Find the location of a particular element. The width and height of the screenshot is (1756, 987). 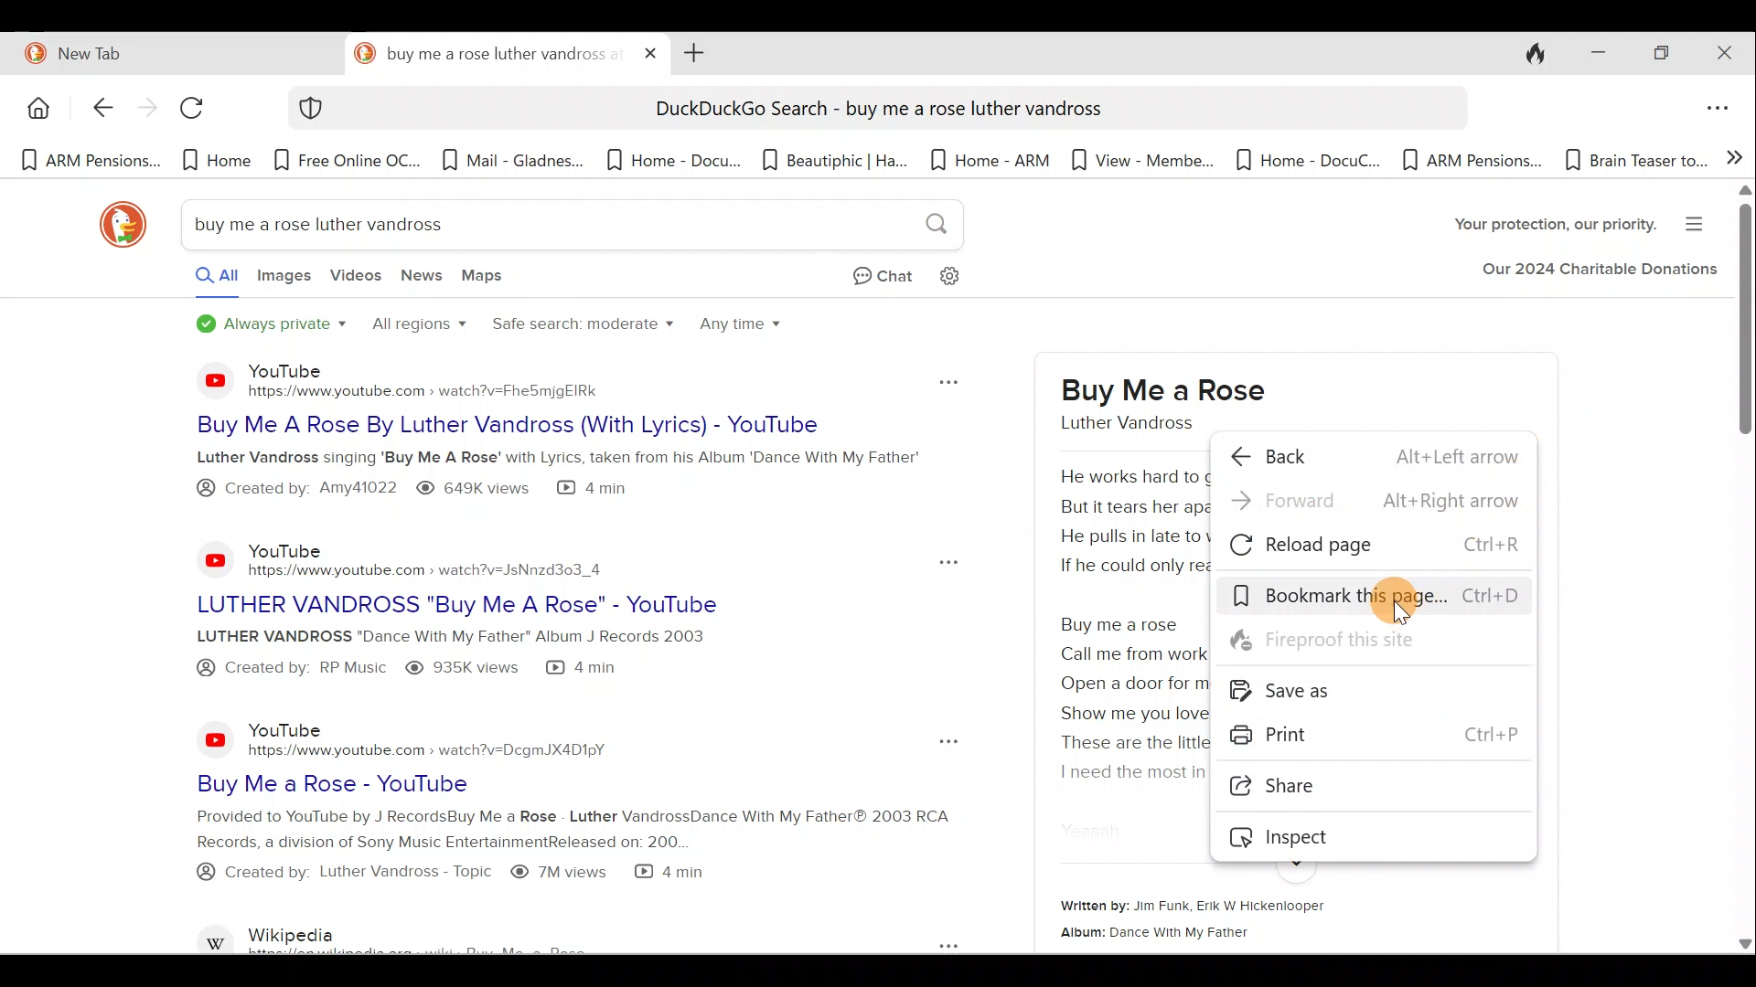

Safe search: moderate is located at coordinates (579, 332).